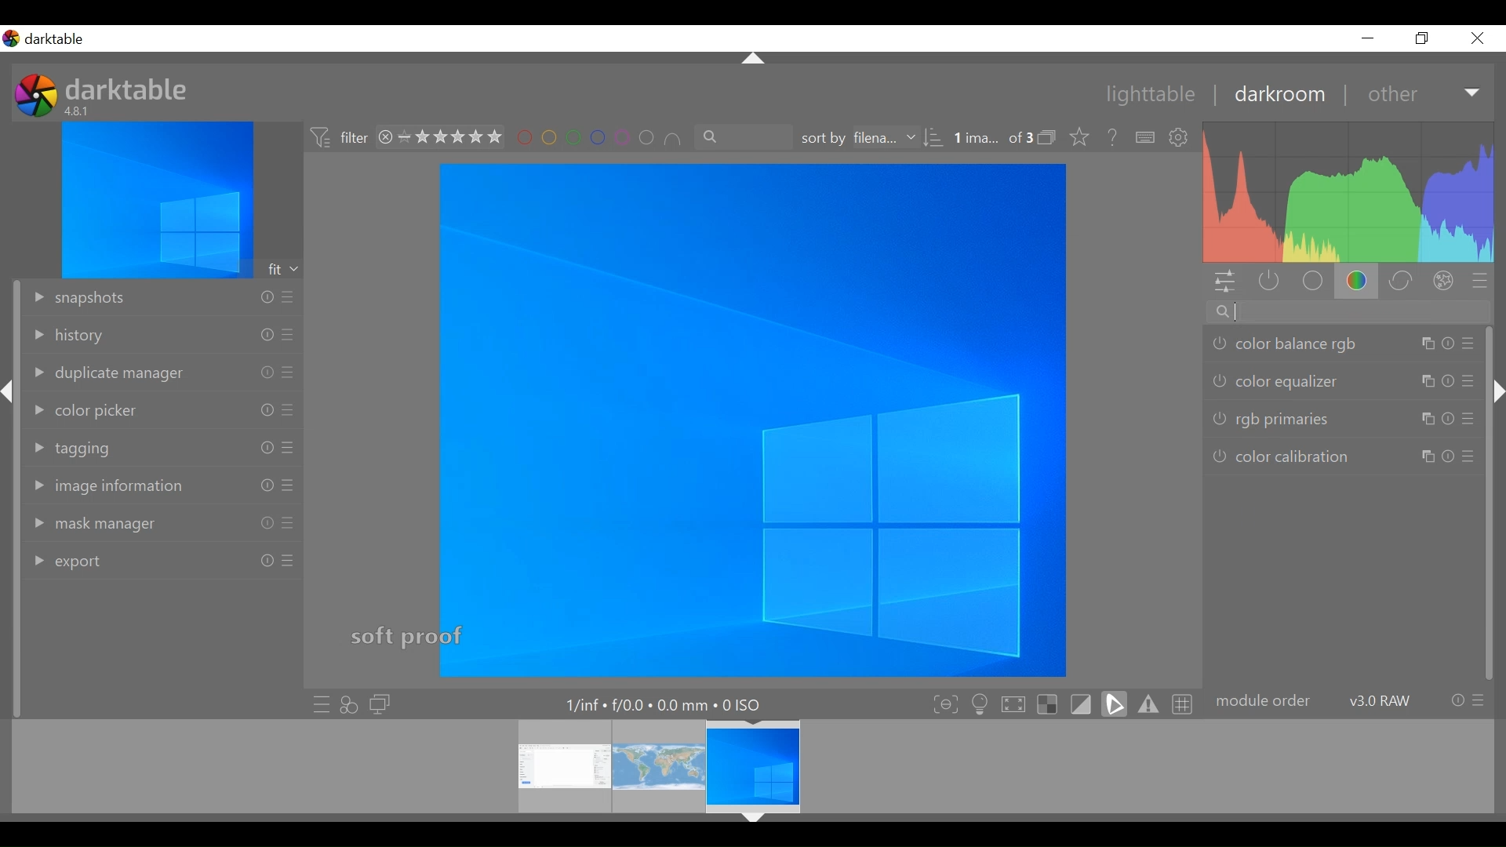  What do you see at coordinates (1447, 344) in the screenshot?
I see `info` at bounding box center [1447, 344].